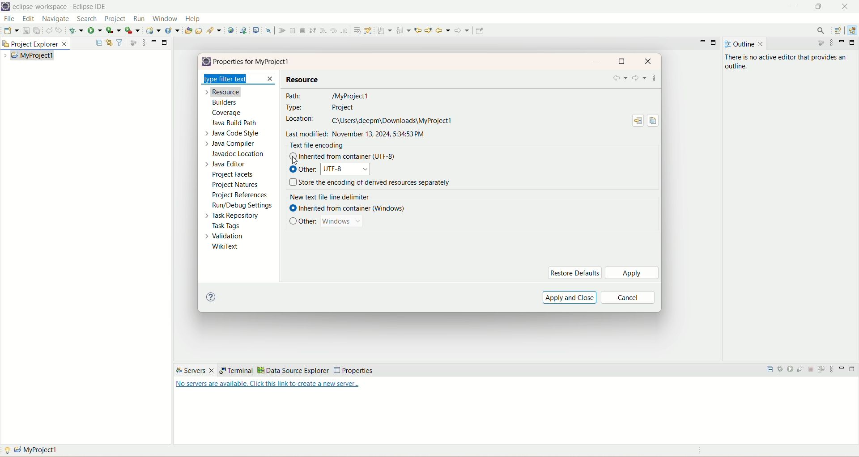 The height and width of the screenshot is (457, 859). I want to click on project natures, so click(236, 186).